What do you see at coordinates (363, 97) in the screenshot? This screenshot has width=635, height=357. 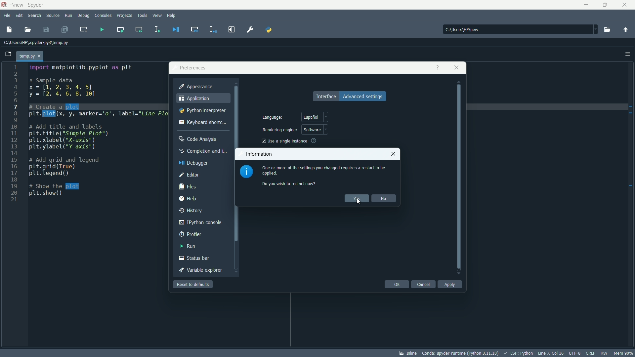 I see `advance settings` at bounding box center [363, 97].